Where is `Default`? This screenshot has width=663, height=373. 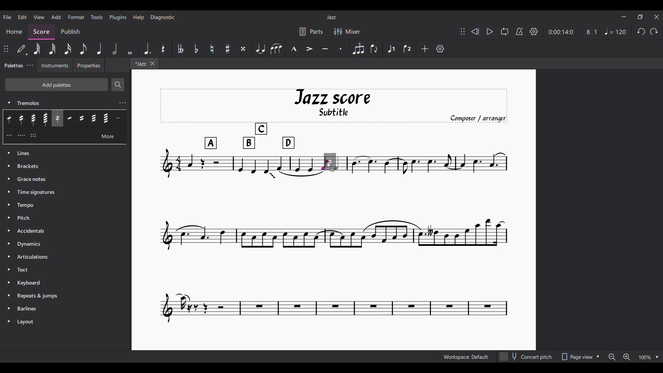 Default is located at coordinates (22, 49).